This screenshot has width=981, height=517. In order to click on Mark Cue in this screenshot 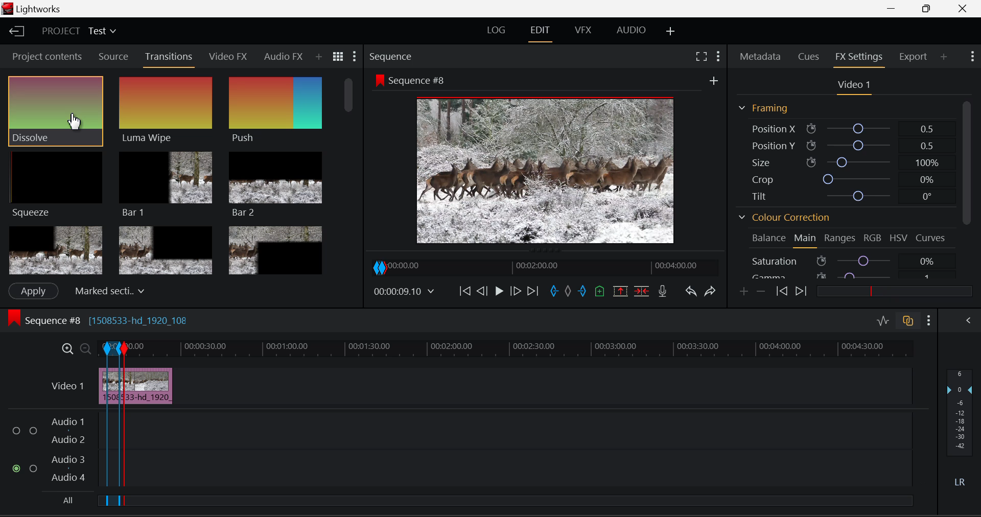, I will do `click(599, 292)`.